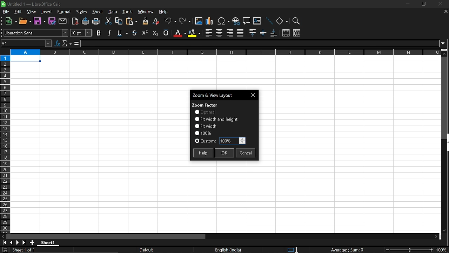  I want to click on export as pdf, so click(75, 22).